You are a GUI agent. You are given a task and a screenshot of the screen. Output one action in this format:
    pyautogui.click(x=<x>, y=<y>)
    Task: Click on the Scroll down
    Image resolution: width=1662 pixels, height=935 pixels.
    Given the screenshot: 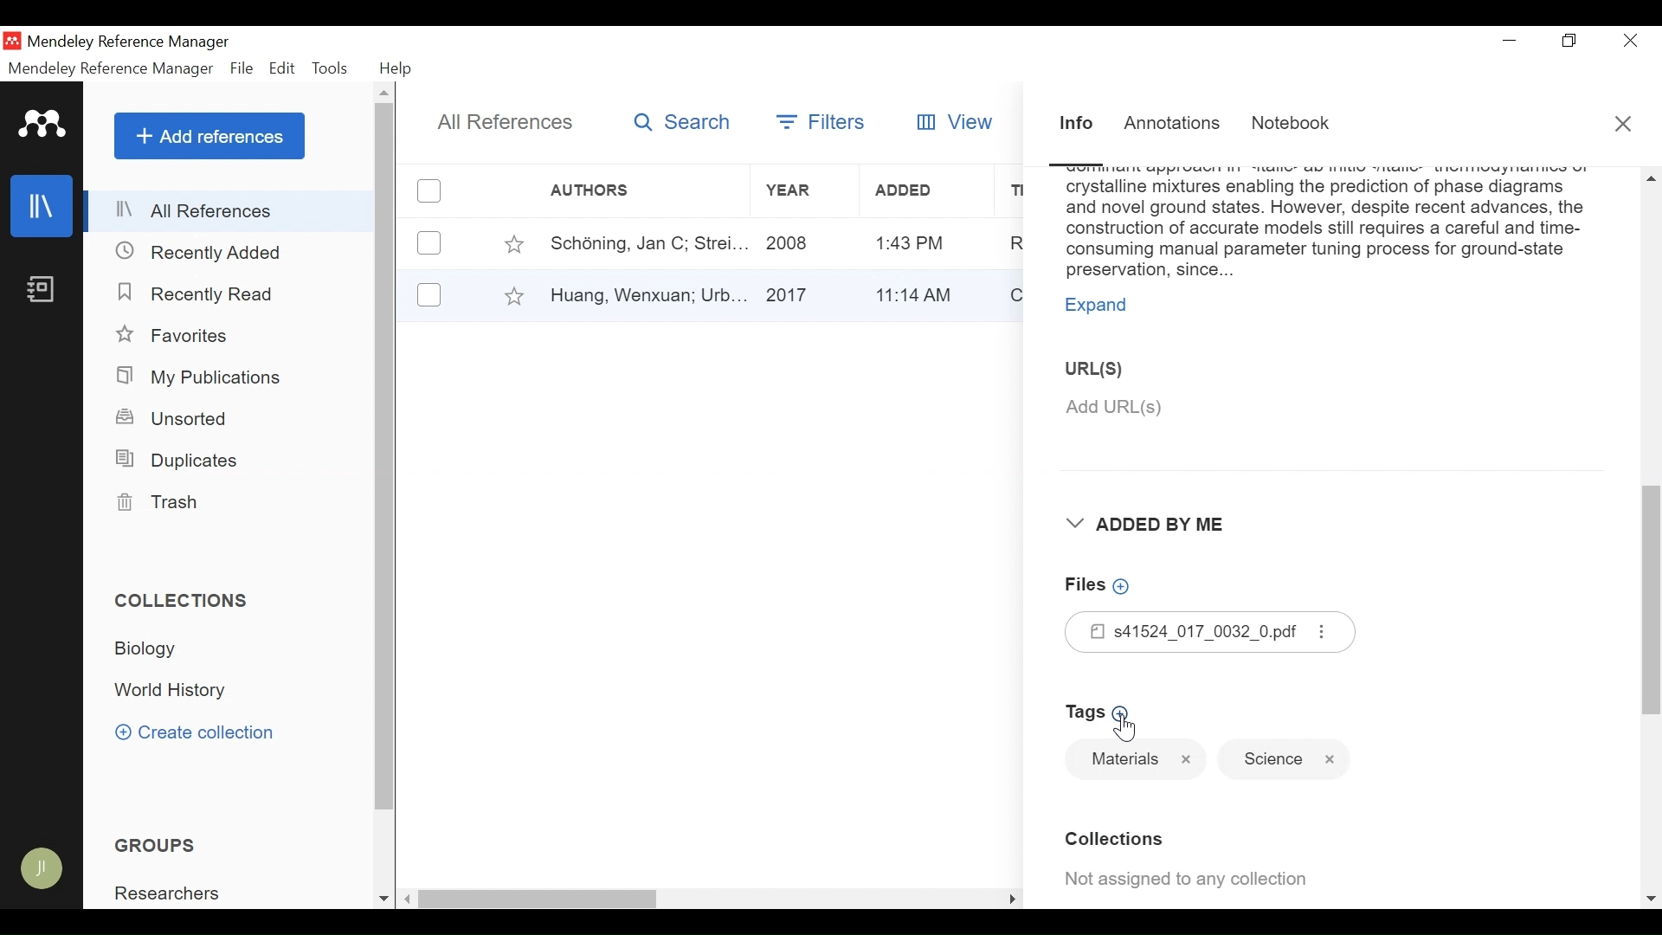 What is the action you would take?
    pyautogui.click(x=383, y=900)
    